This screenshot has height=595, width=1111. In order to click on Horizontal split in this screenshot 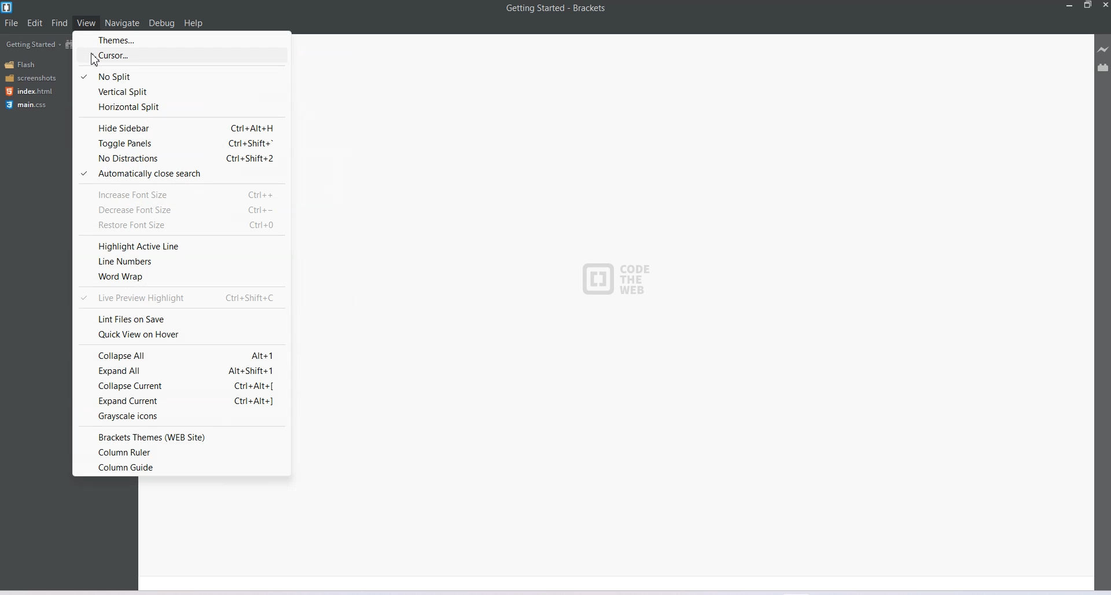, I will do `click(179, 108)`.